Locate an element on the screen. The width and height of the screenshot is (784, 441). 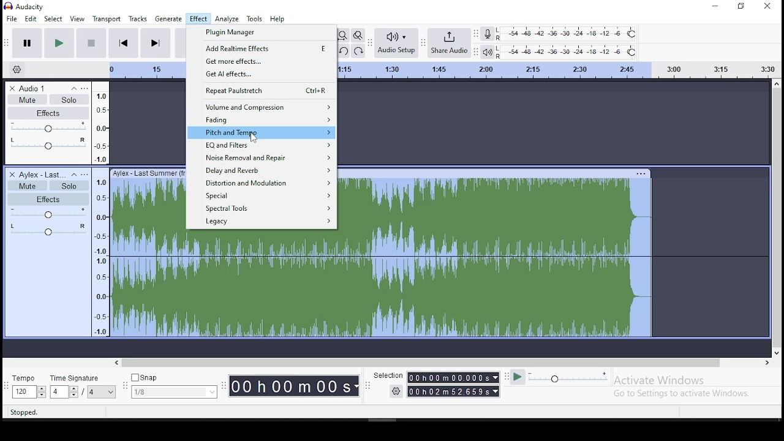
tempo is located at coordinates (28, 387).